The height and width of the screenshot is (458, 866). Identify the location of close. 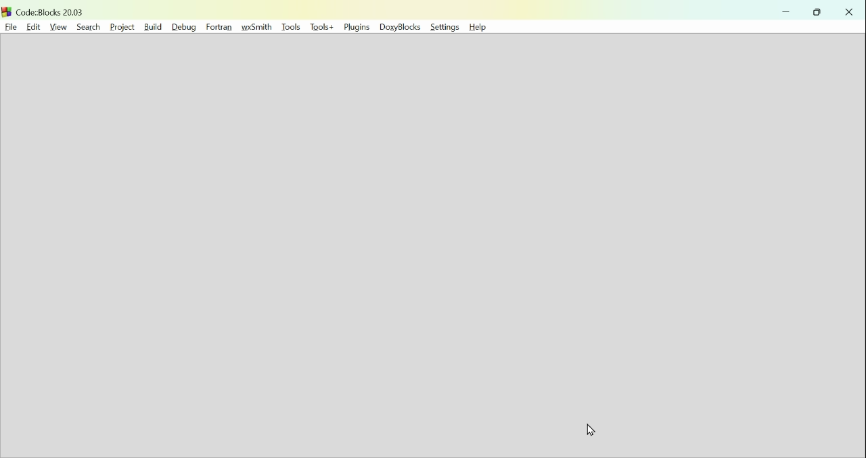
(849, 11).